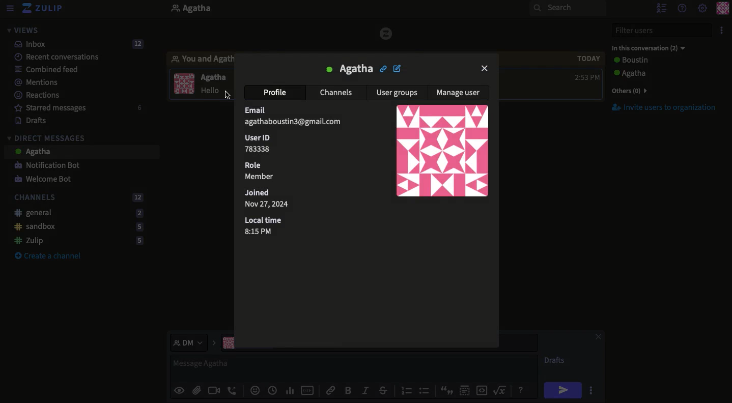 This screenshot has height=403, width=732. Describe the element at coordinates (387, 34) in the screenshot. I see `icon` at that location.